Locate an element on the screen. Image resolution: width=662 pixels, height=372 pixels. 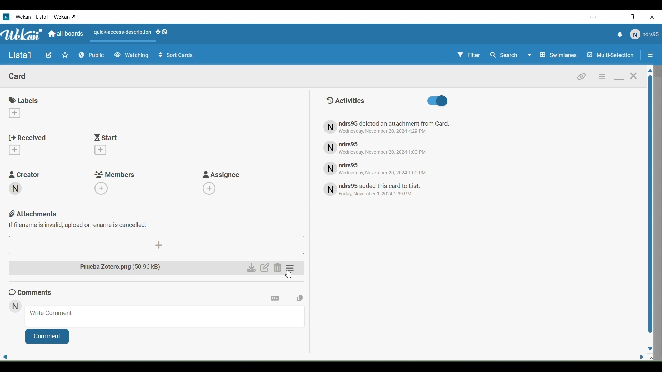
Start is located at coordinates (107, 137).